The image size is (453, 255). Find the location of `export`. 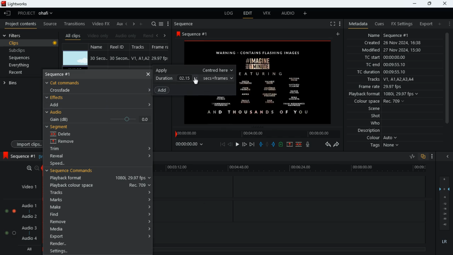

export is located at coordinates (99, 236).